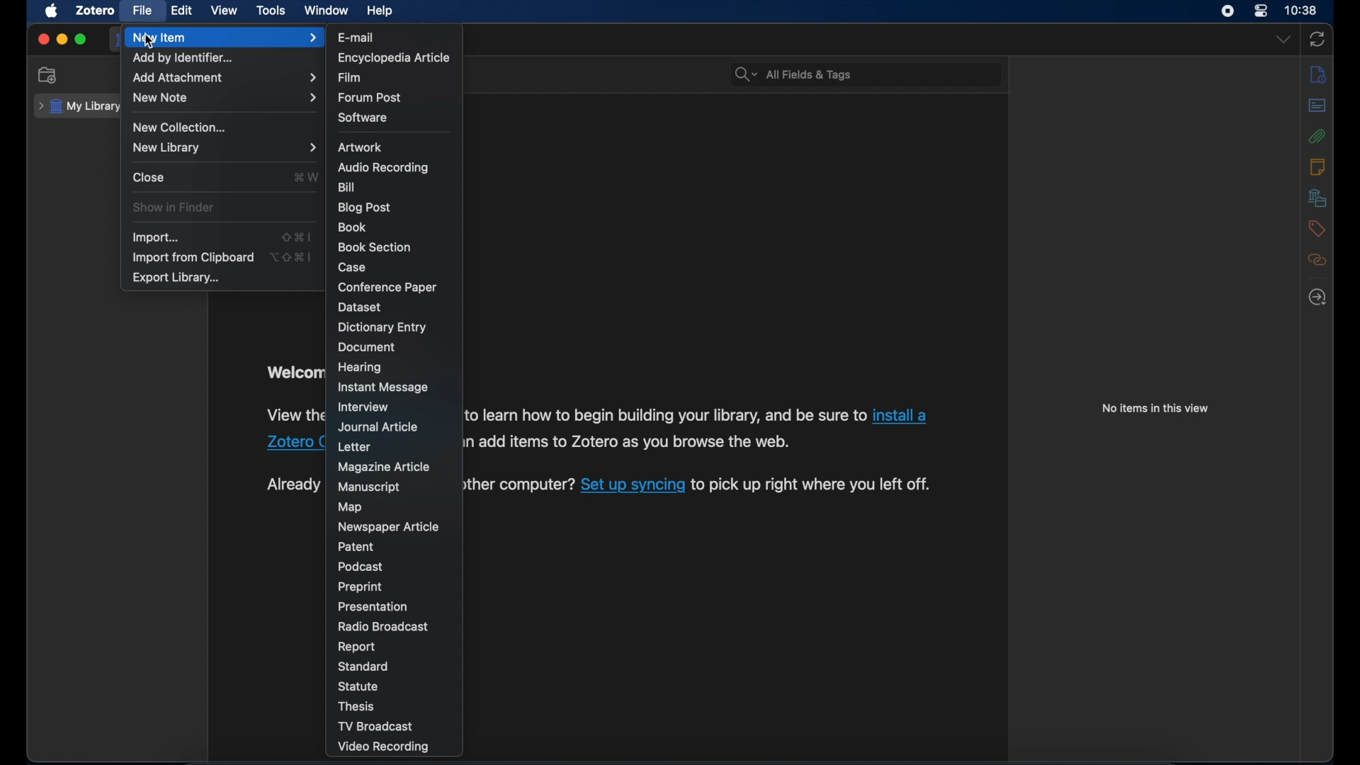 The height and width of the screenshot is (765, 1360). Describe the element at coordinates (793, 74) in the screenshot. I see `search bar` at that location.